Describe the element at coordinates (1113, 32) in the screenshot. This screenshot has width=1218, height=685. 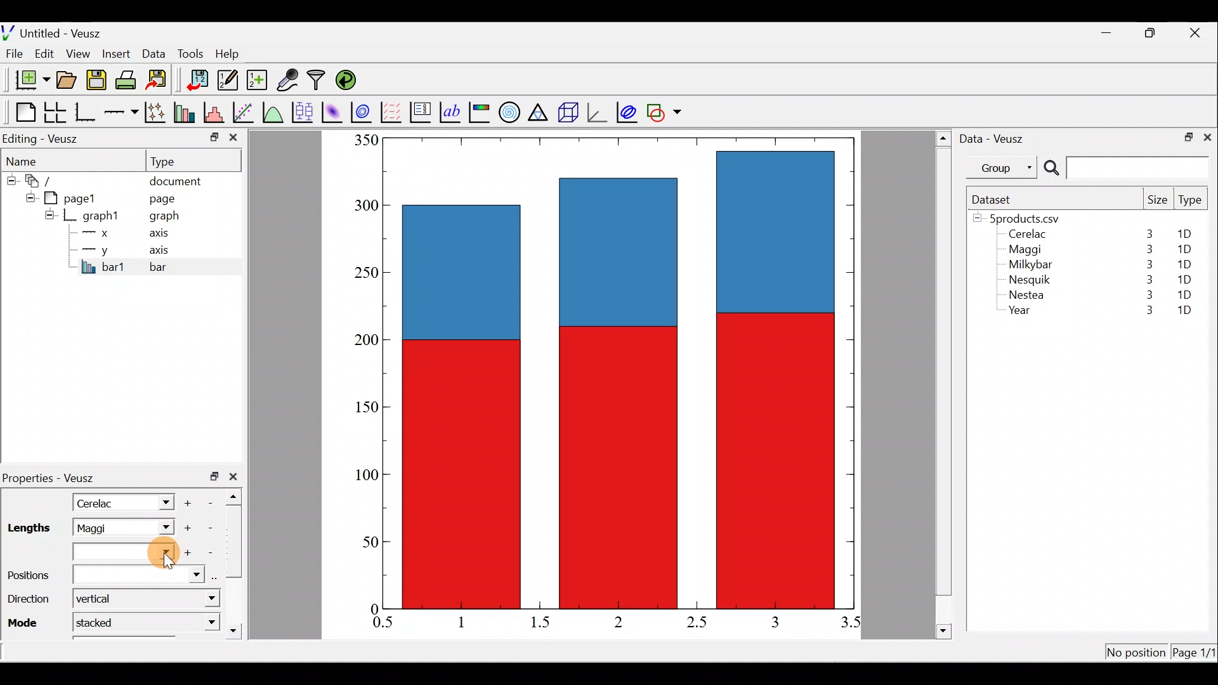
I see `minimize` at that location.